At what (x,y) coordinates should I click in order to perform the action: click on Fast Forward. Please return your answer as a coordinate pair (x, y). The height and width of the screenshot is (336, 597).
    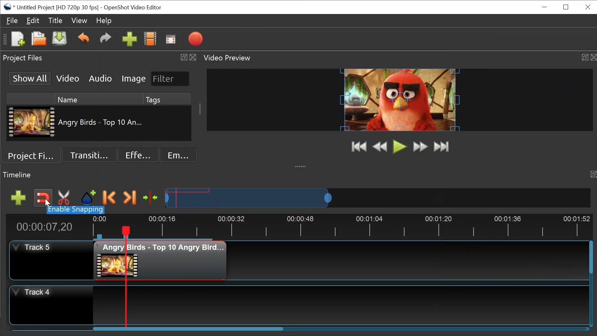
    Looking at the image, I should click on (420, 147).